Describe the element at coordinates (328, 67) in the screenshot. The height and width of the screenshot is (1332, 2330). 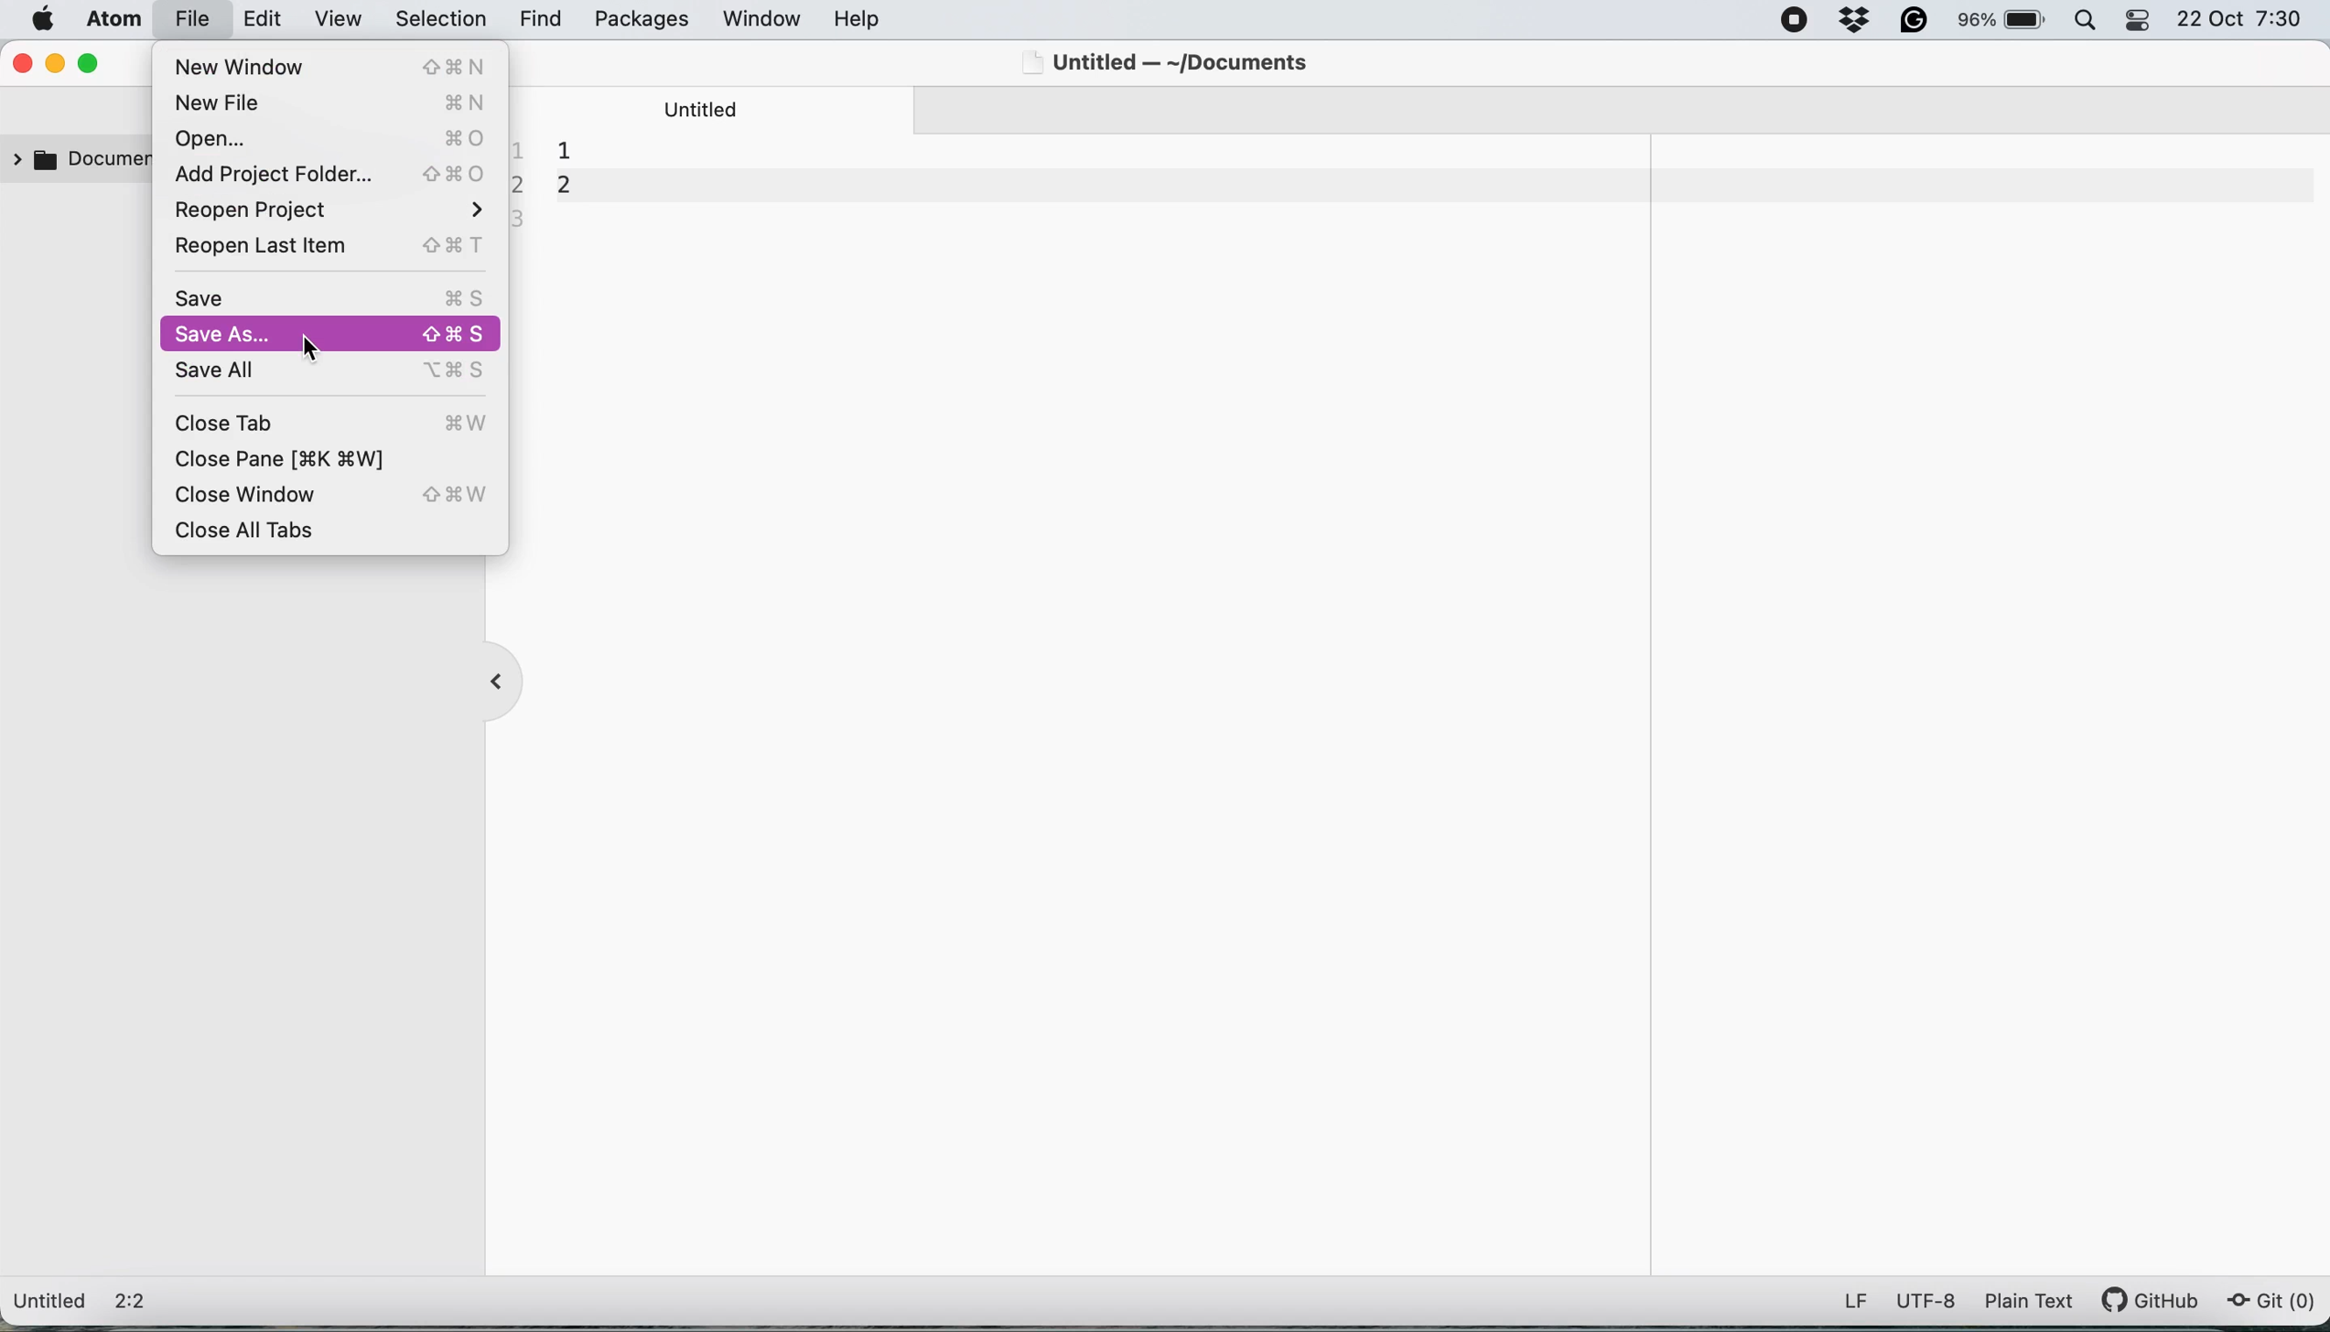
I see `New Window` at that location.